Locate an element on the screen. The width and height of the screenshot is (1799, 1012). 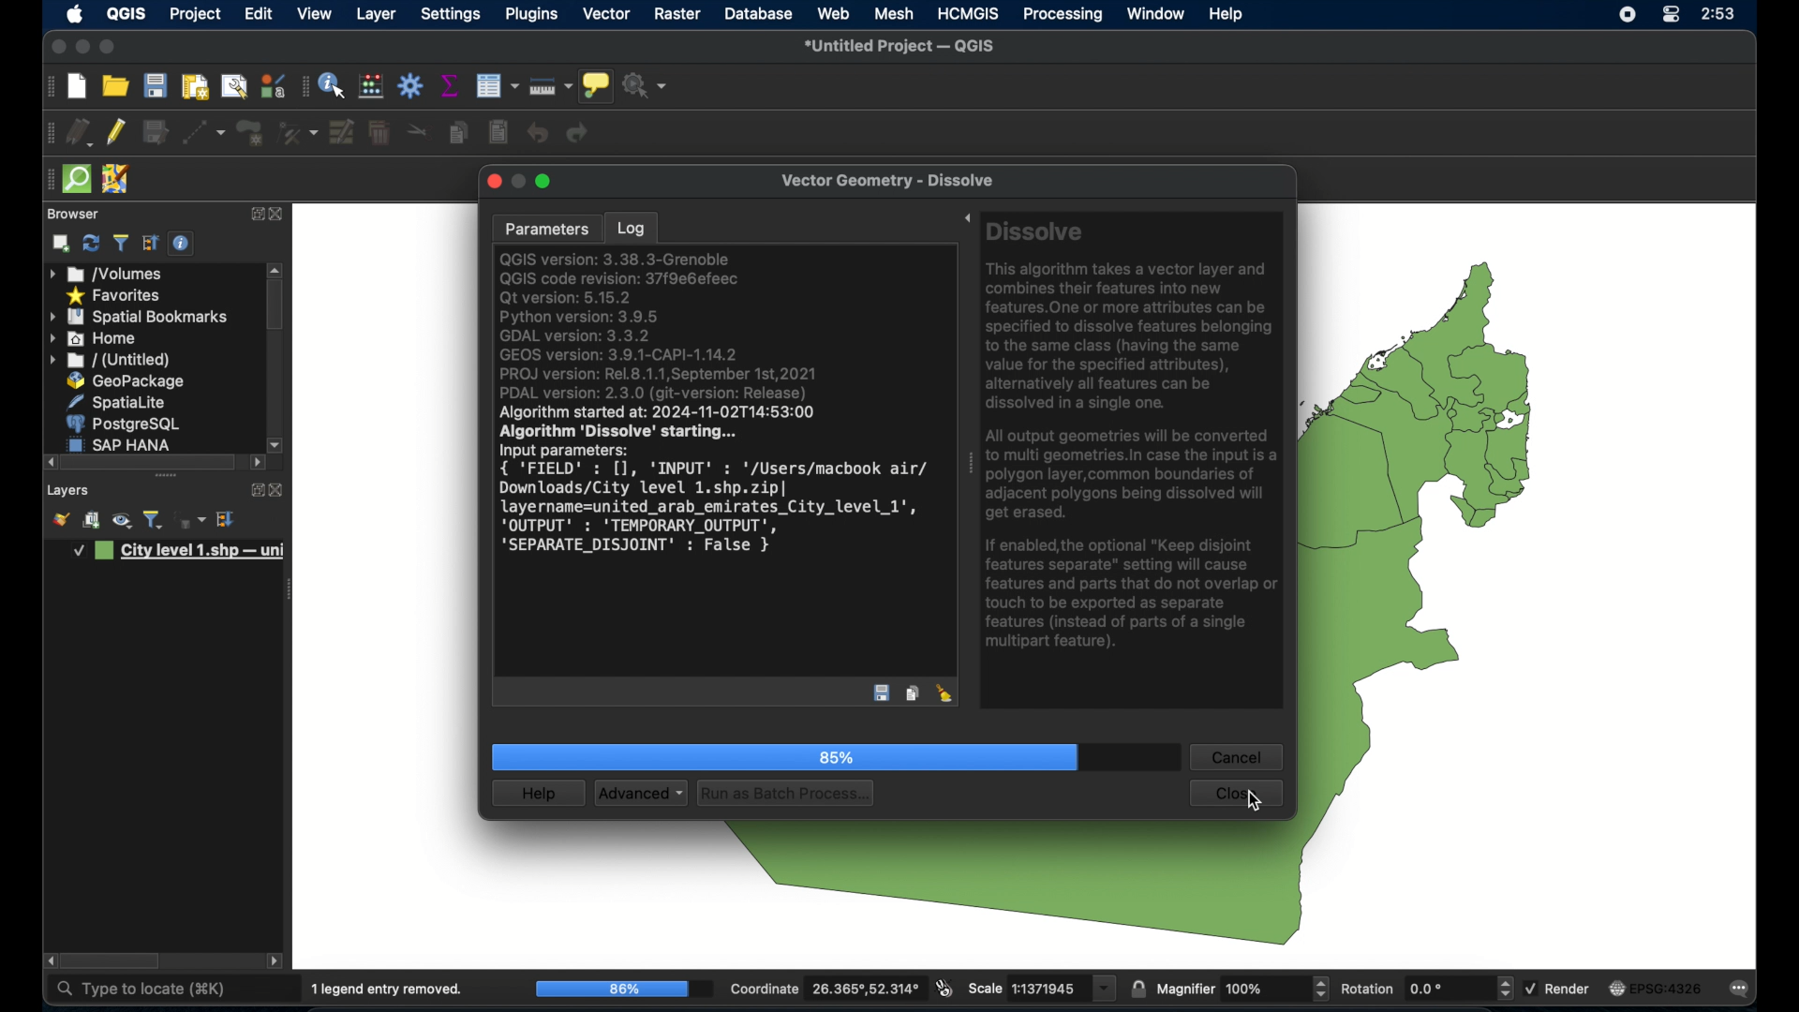
expand is located at coordinates (966, 220).